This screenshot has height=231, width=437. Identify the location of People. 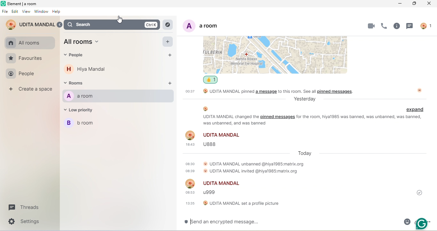
(22, 74).